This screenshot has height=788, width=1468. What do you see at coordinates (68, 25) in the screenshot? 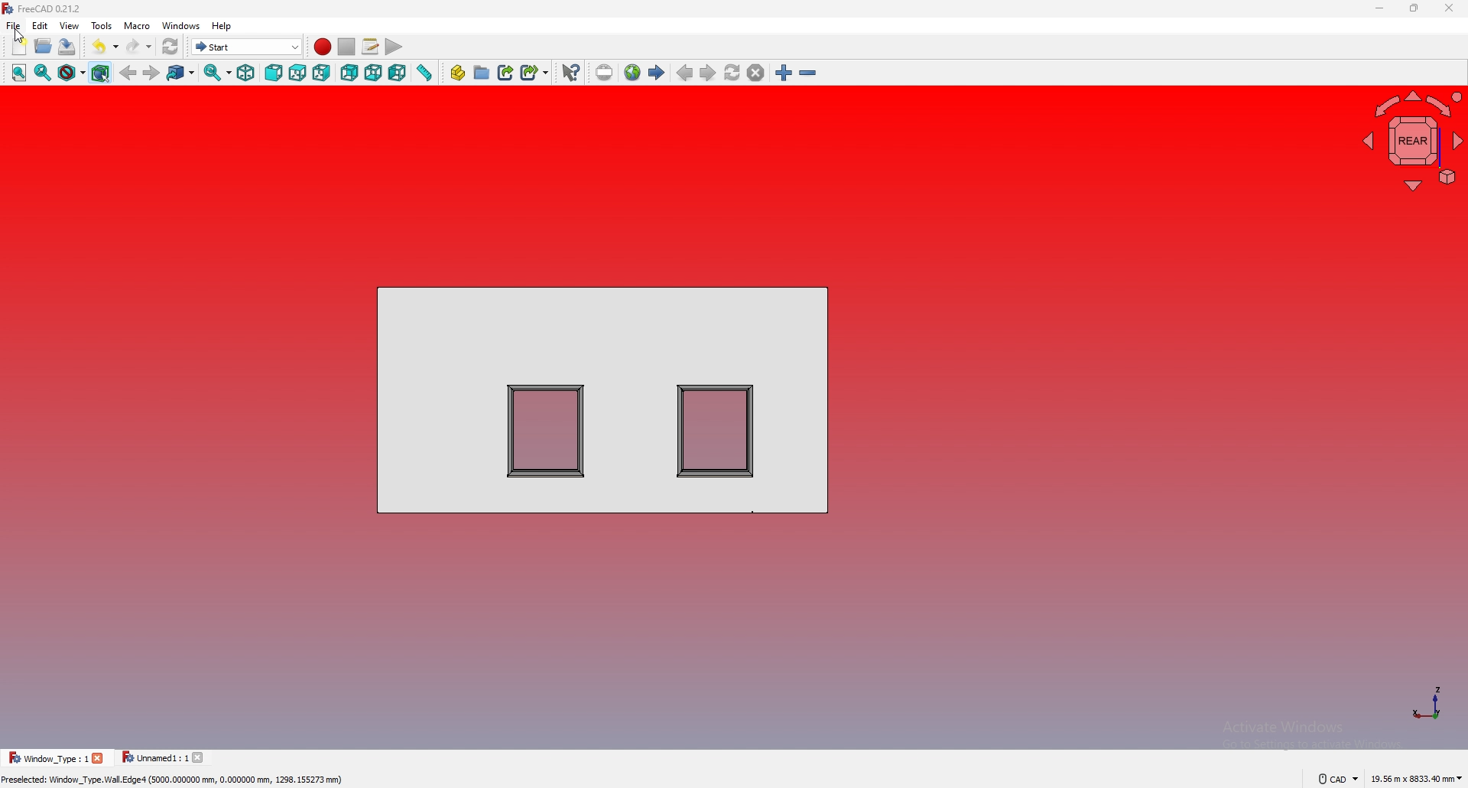
I see `view` at bounding box center [68, 25].